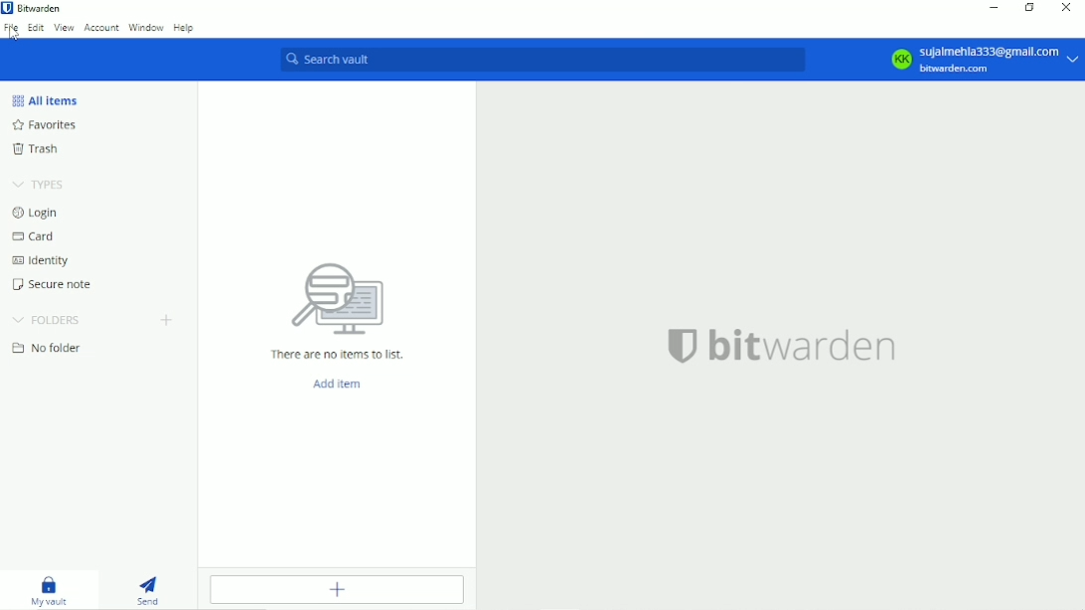 The image size is (1085, 610). I want to click on Secure note, so click(58, 284).